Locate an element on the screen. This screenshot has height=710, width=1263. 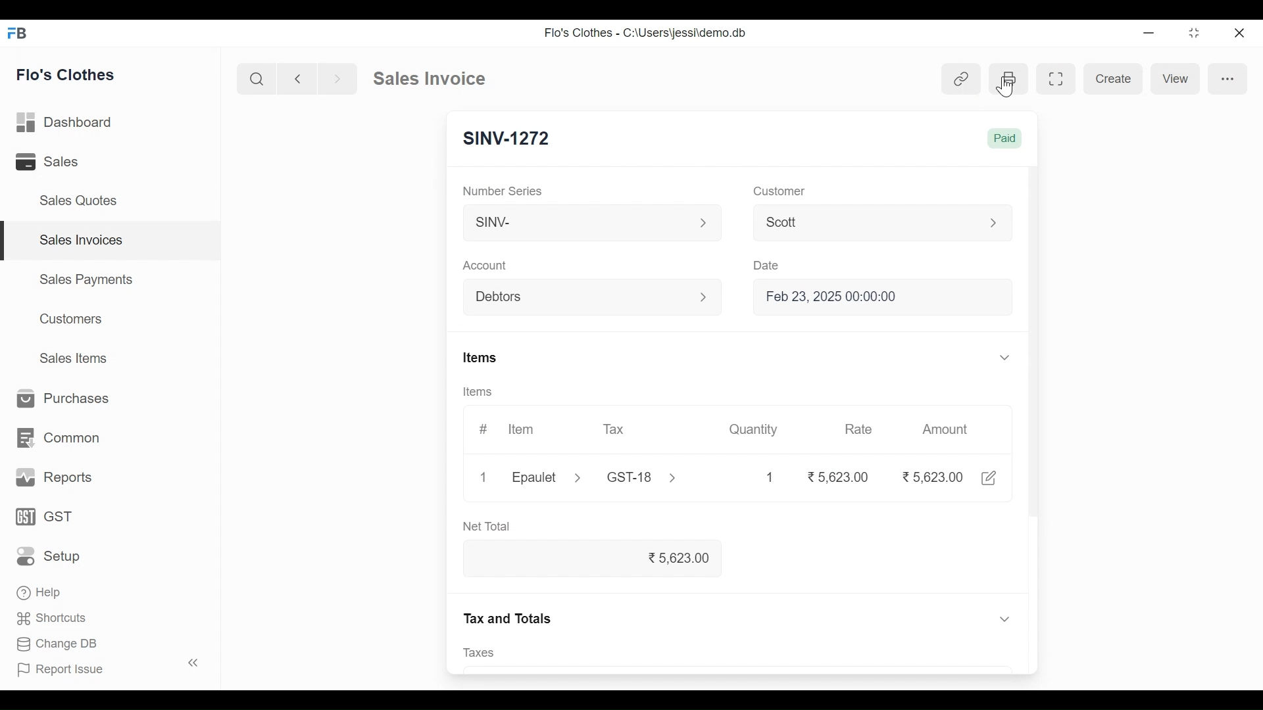
Report Issue is located at coordinates (104, 669).